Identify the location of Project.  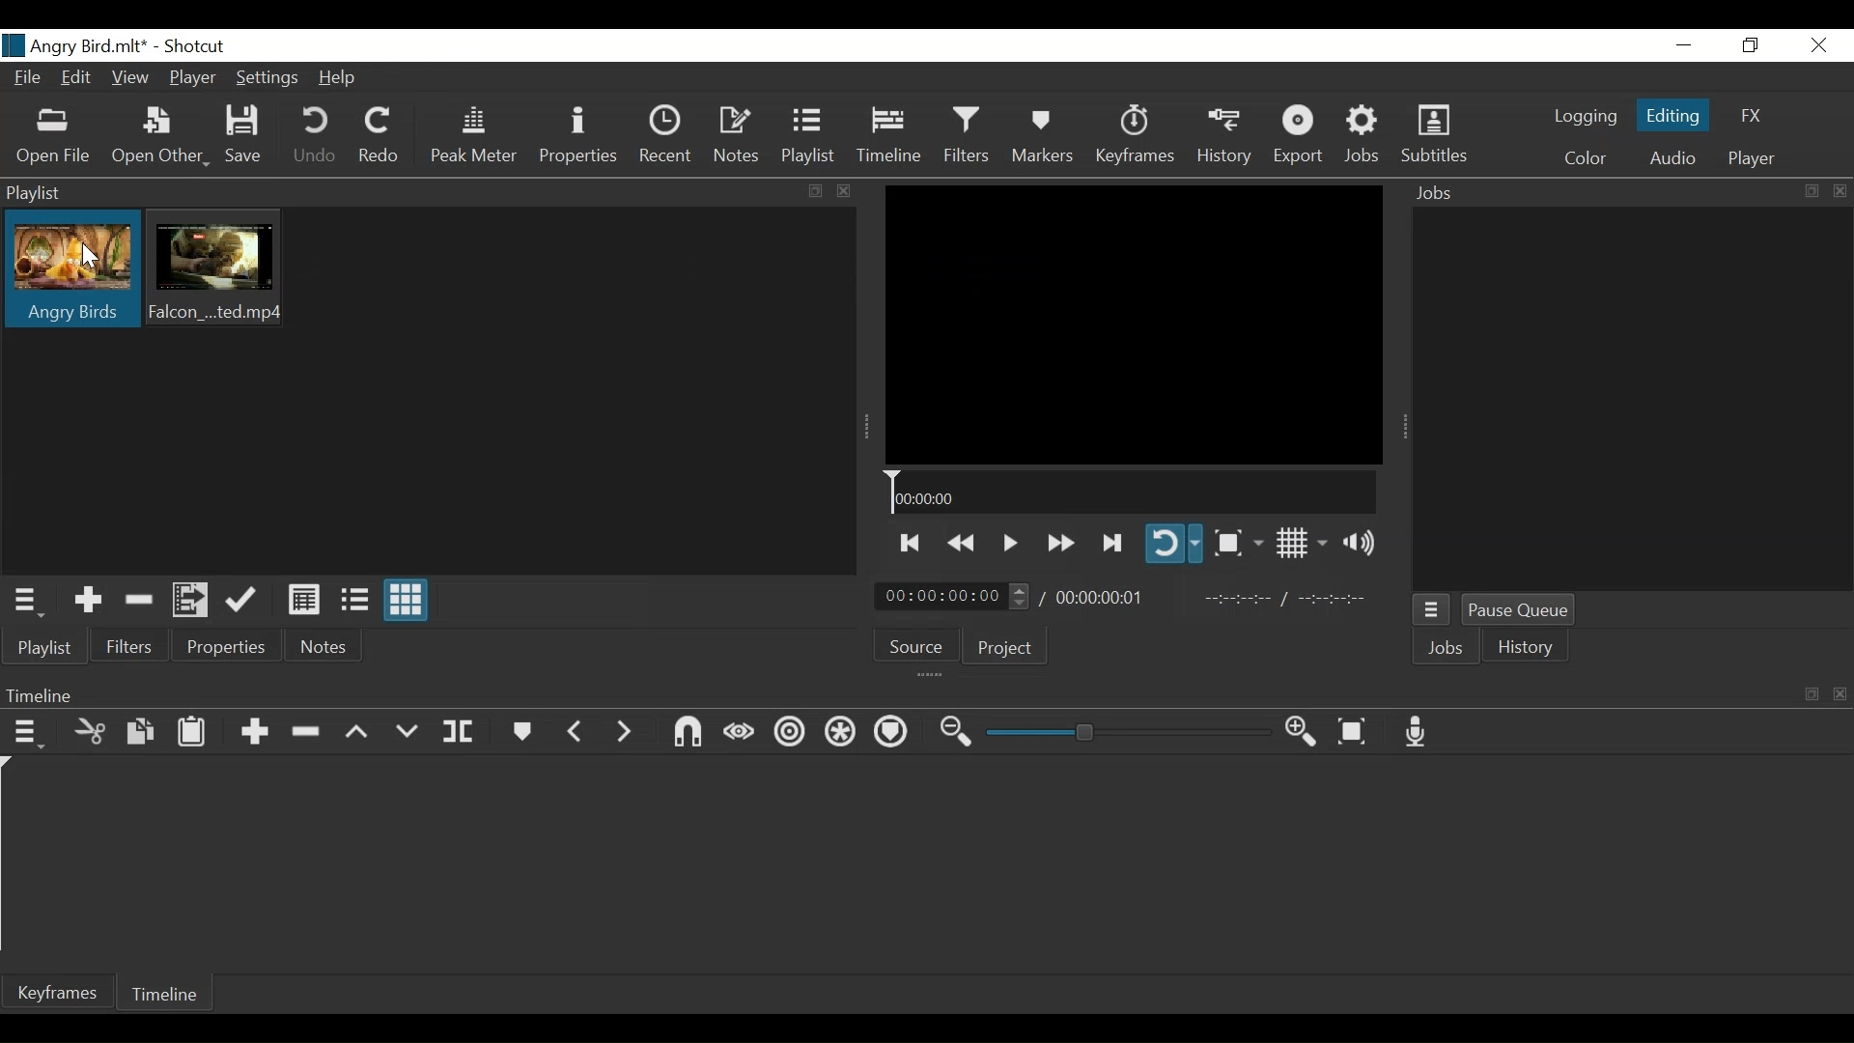
(1006, 651).